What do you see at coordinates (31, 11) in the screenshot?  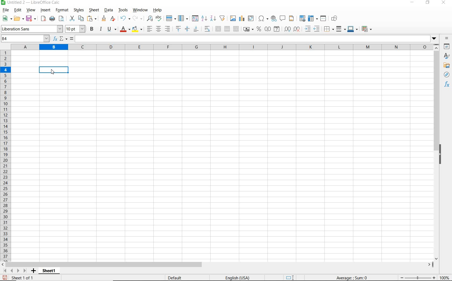 I see `view` at bounding box center [31, 11].